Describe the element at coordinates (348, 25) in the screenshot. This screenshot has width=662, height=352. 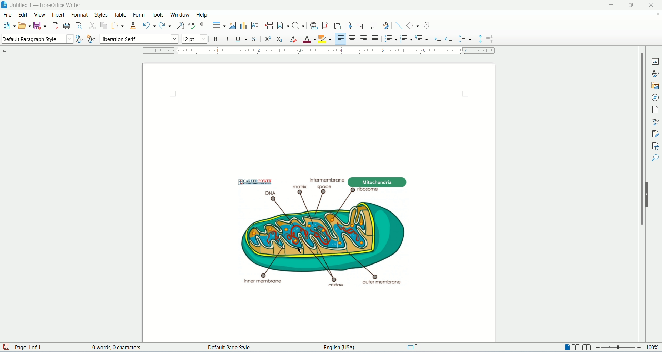
I see `insert bookmark` at that location.